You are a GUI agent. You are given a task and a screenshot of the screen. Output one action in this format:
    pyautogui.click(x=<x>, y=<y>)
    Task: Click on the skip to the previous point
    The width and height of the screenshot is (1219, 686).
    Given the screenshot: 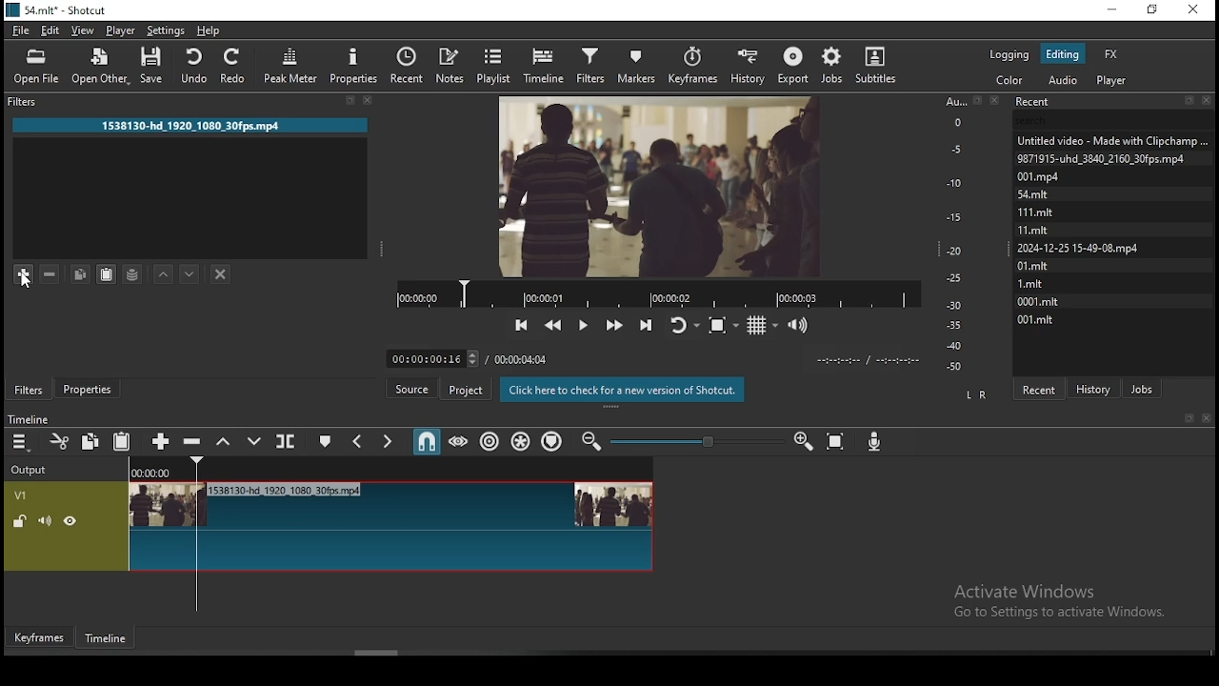 What is the action you would take?
    pyautogui.click(x=520, y=324)
    